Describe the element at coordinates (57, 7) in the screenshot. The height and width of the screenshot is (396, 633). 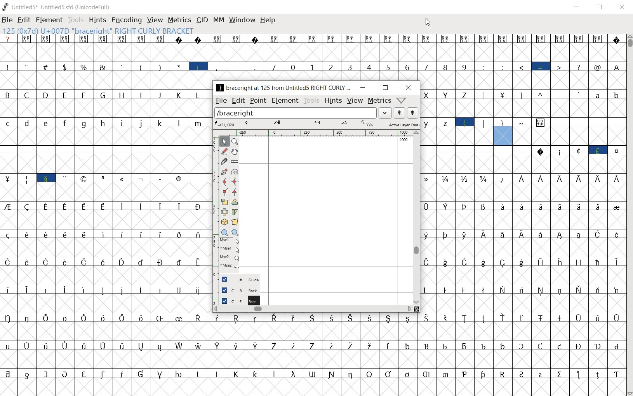
I see `Untitled5* Untitled5.sfd (UnicodeFull)` at that location.